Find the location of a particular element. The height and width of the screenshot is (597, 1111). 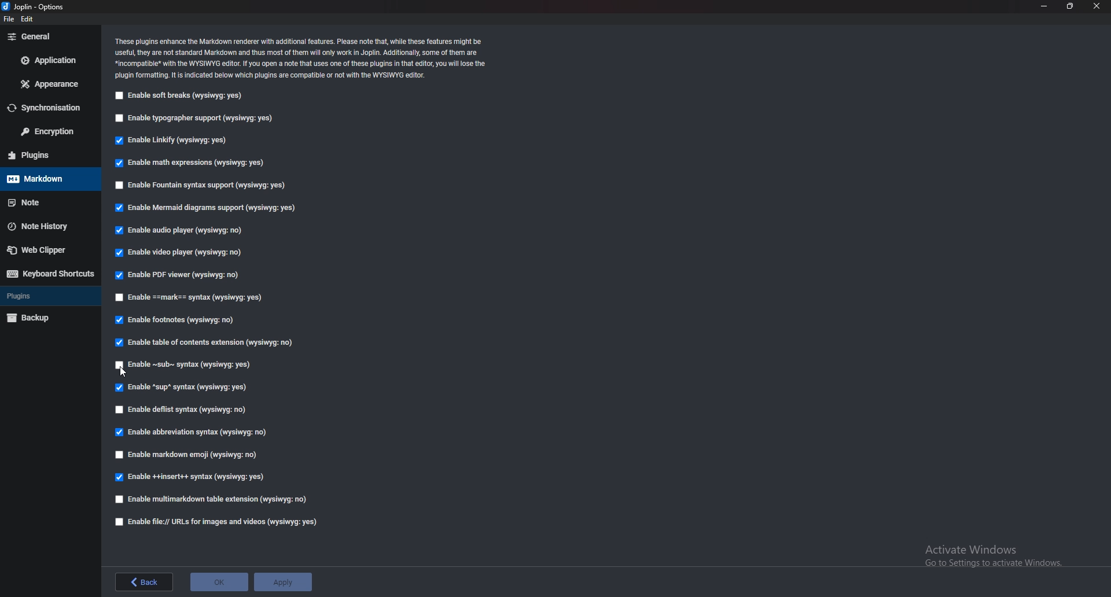

Encryption is located at coordinates (51, 132).